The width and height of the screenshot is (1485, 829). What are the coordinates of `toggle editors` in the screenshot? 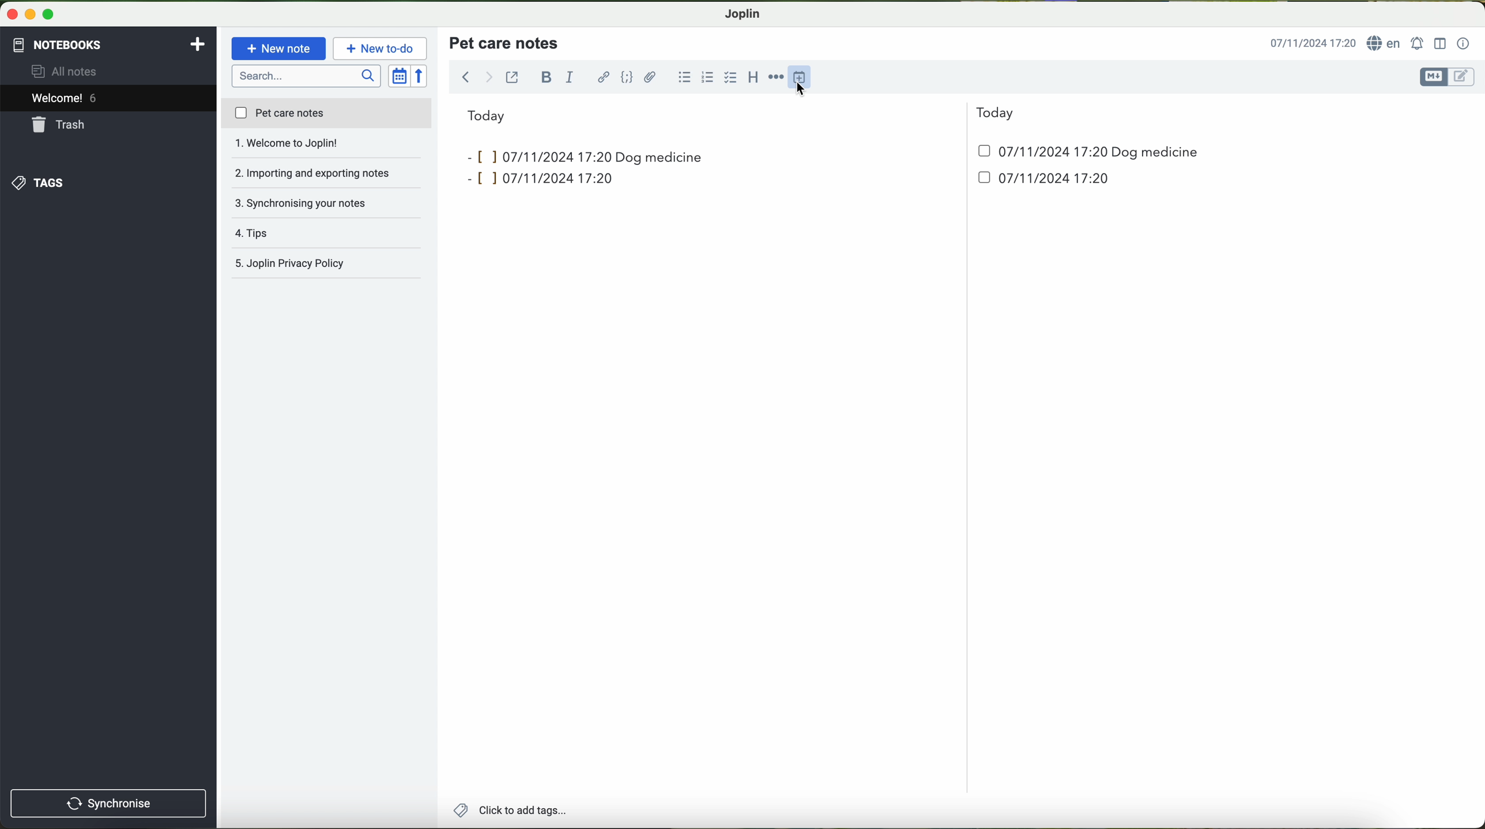 It's located at (1446, 77).